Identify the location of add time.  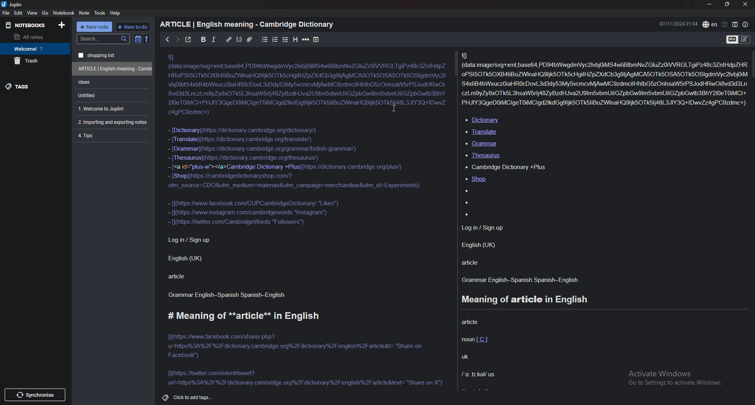
(316, 40).